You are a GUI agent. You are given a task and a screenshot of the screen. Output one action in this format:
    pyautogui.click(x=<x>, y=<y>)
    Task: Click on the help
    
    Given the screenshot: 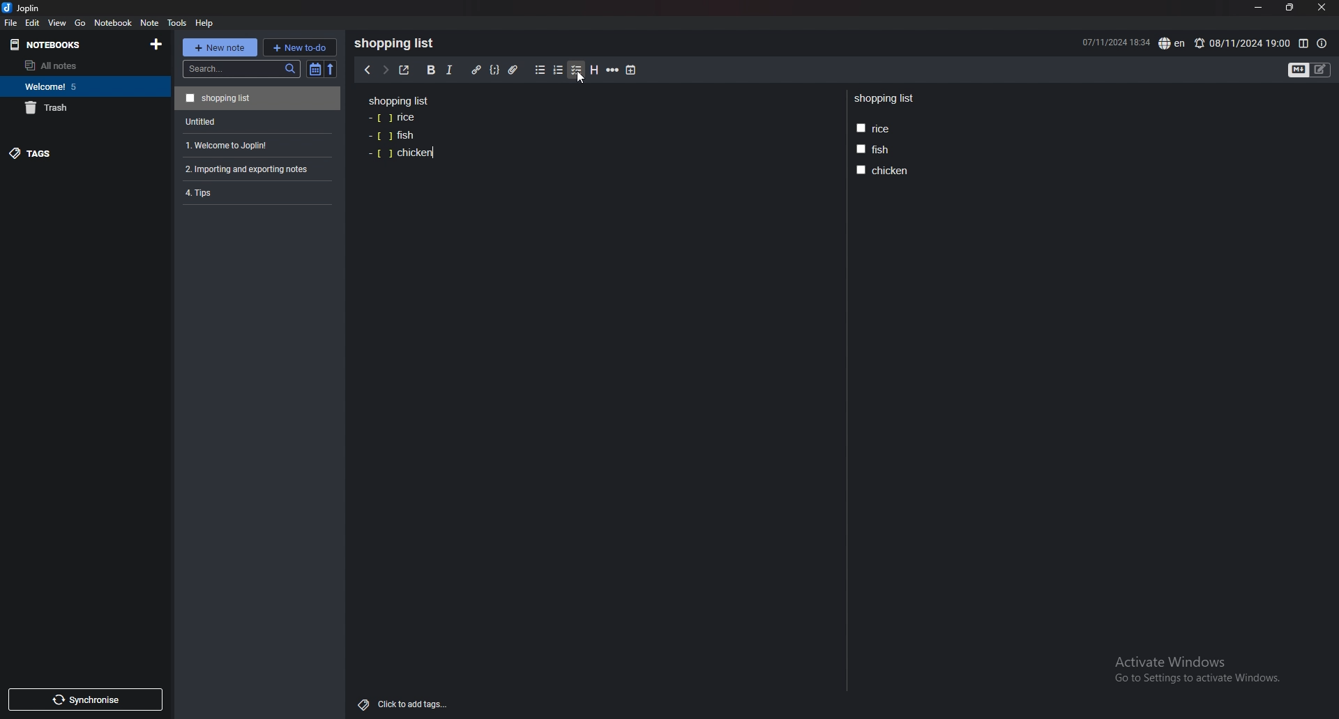 What is the action you would take?
    pyautogui.click(x=205, y=23)
    